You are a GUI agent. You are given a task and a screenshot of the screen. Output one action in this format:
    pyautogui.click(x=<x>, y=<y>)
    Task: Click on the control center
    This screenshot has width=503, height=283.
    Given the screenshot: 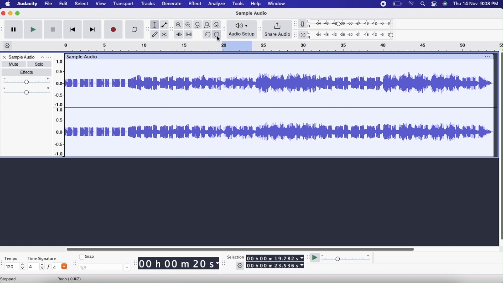 What is the action you would take?
    pyautogui.click(x=434, y=5)
    